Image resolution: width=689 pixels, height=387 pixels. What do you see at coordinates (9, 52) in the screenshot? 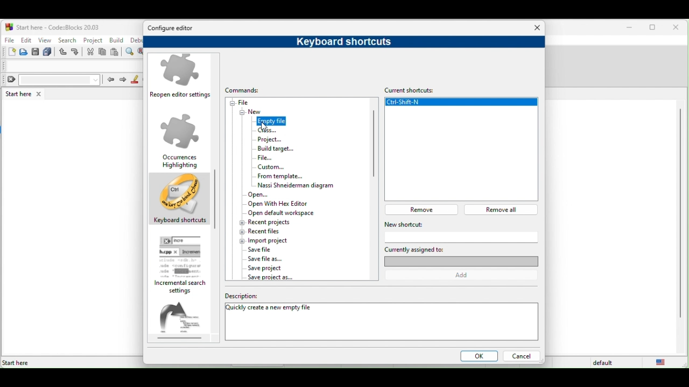
I see `new` at bounding box center [9, 52].